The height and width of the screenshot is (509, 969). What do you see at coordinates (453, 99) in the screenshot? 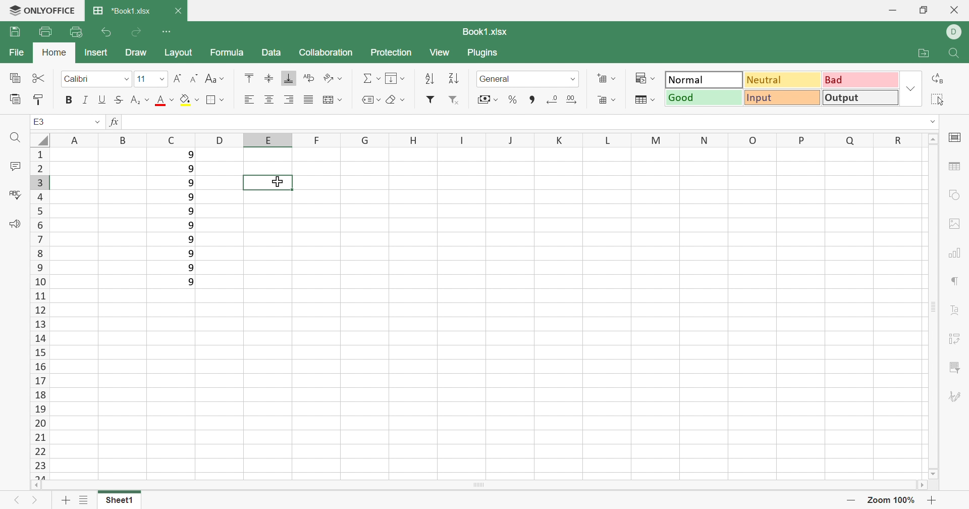
I see `Remove filter` at bounding box center [453, 99].